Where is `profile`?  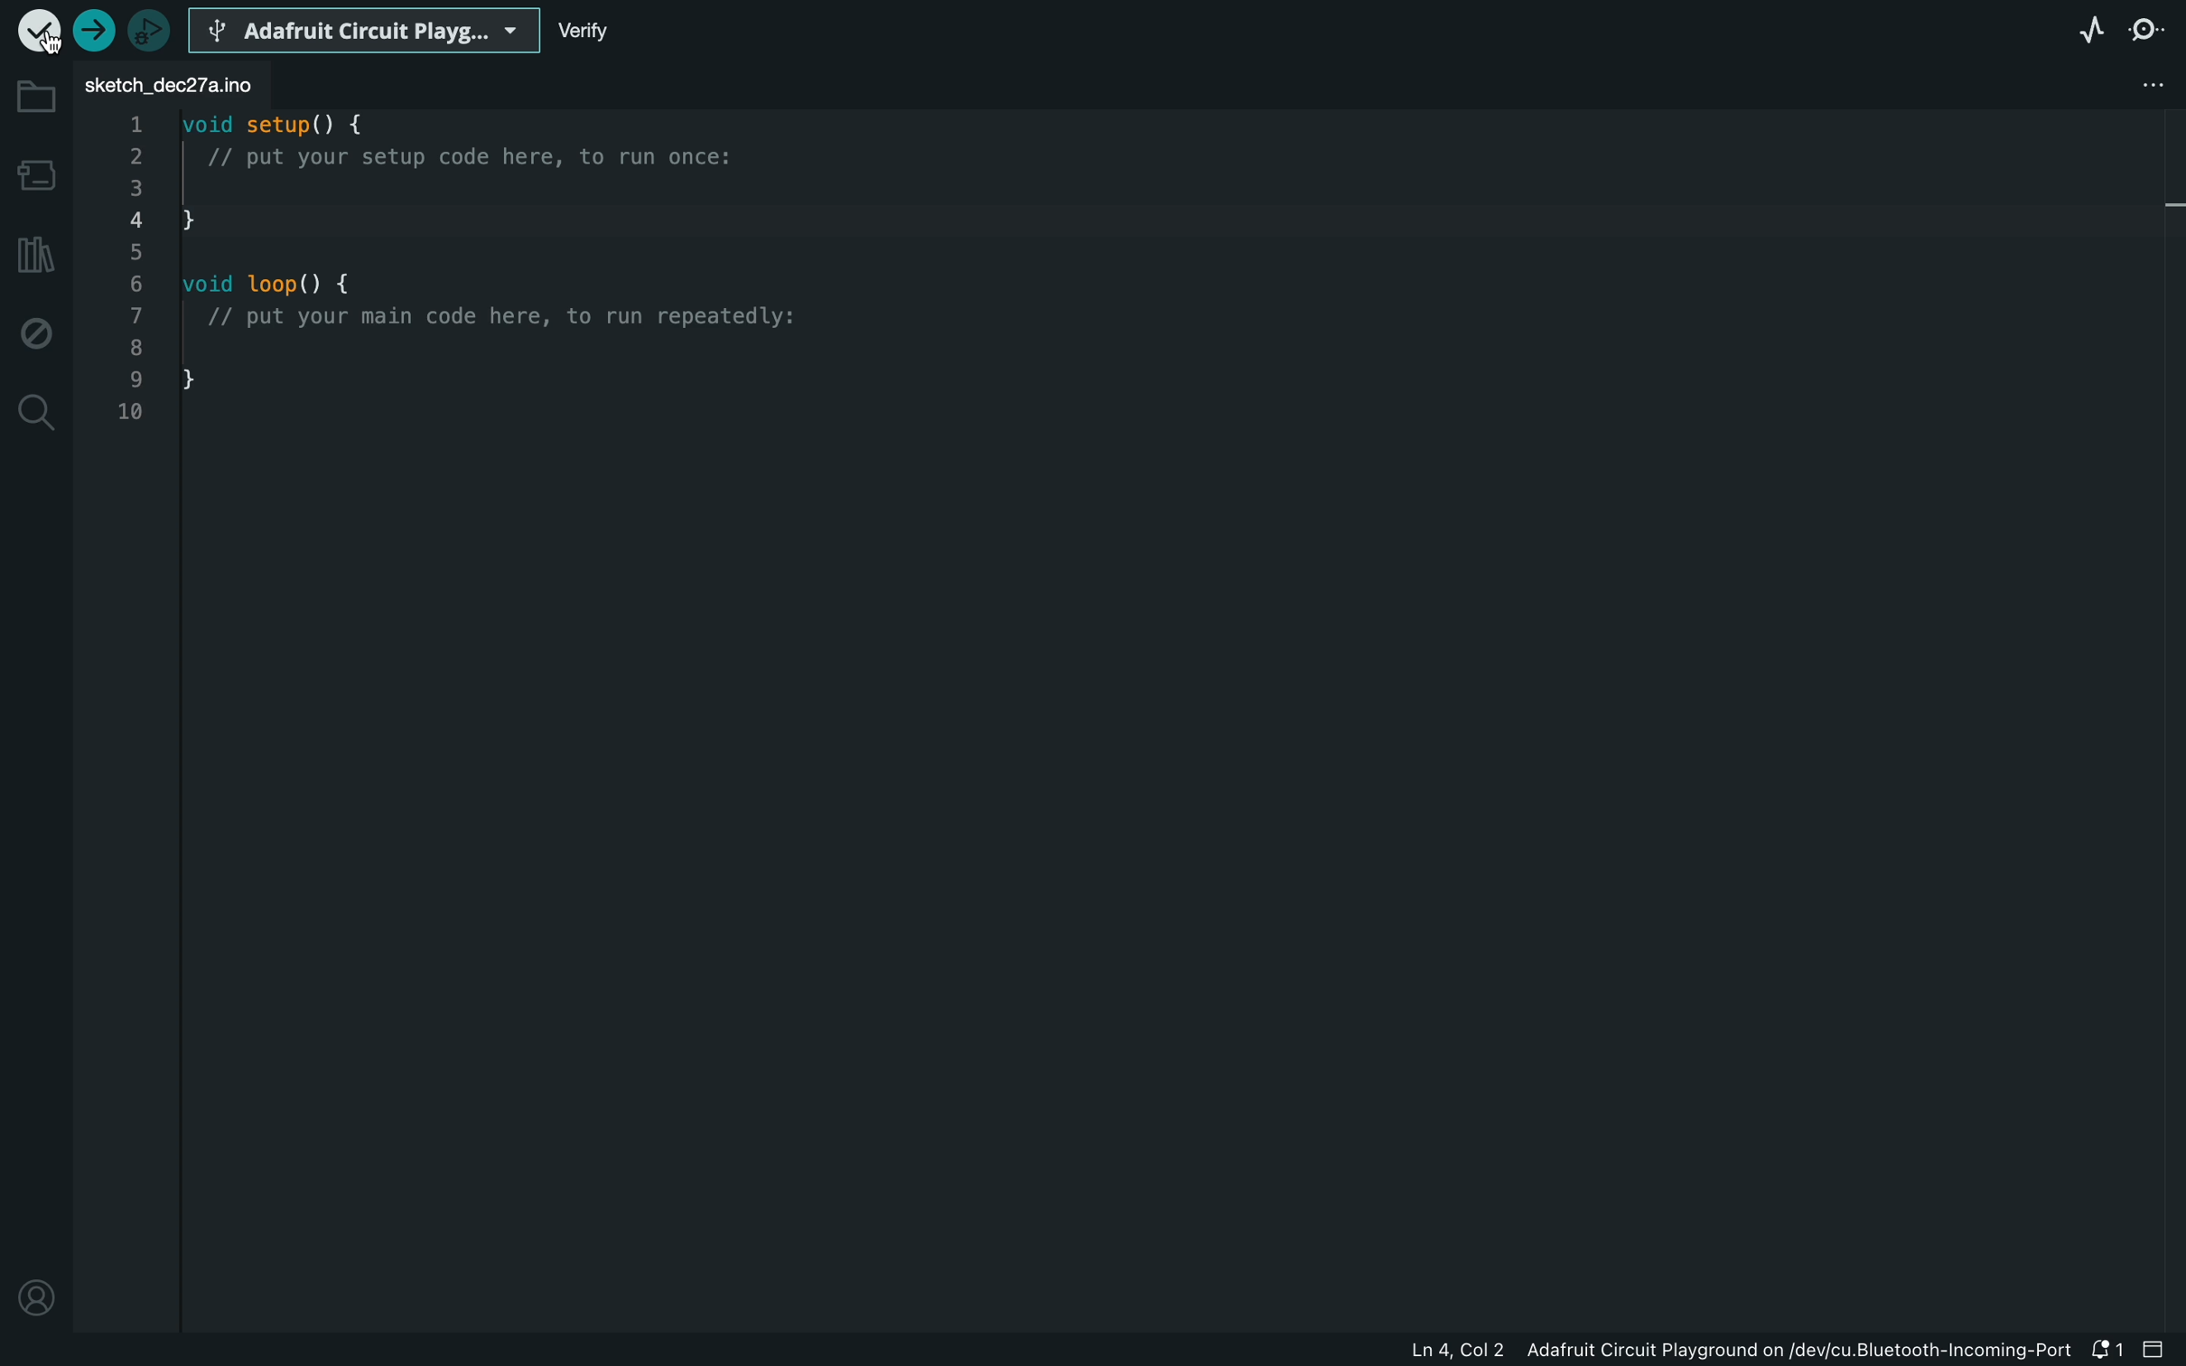 profile is located at coordinates (33, 1297).